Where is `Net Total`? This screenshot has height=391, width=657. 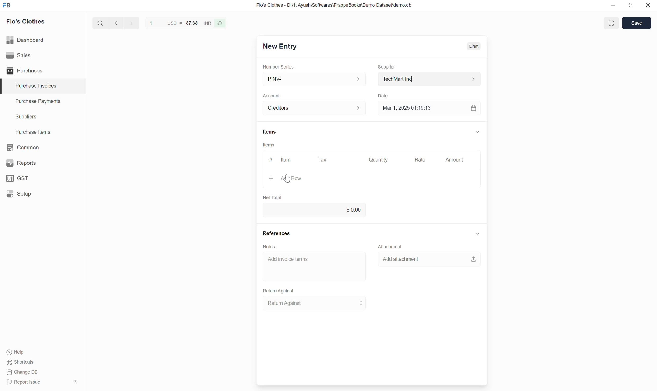
Net Total is located at coordinates (272, 196).